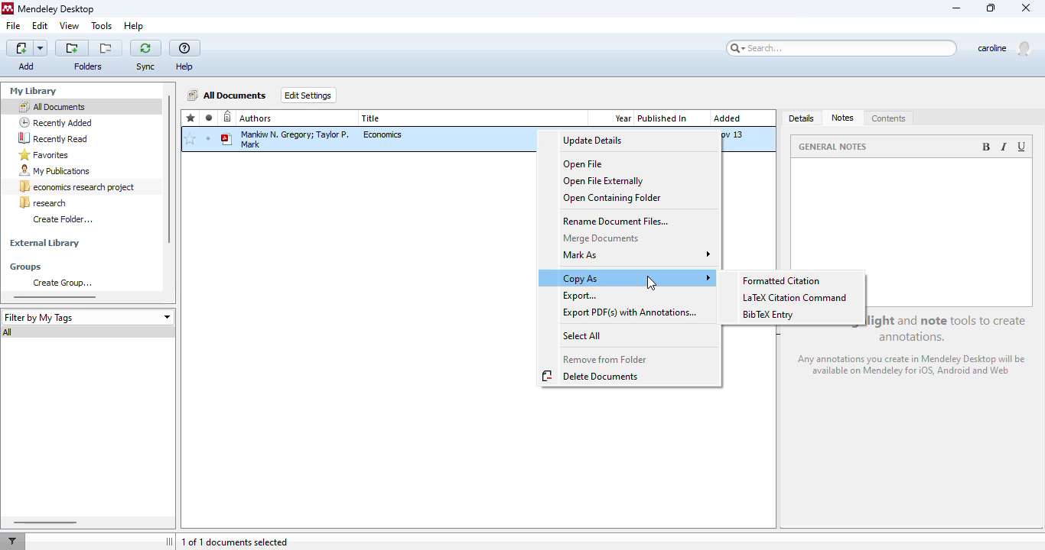 This screenshot has width=1045, height=550. What do you see at coordinates (26, 267) in the screenshot?
I see `groups` at bounding box center [26, 267].